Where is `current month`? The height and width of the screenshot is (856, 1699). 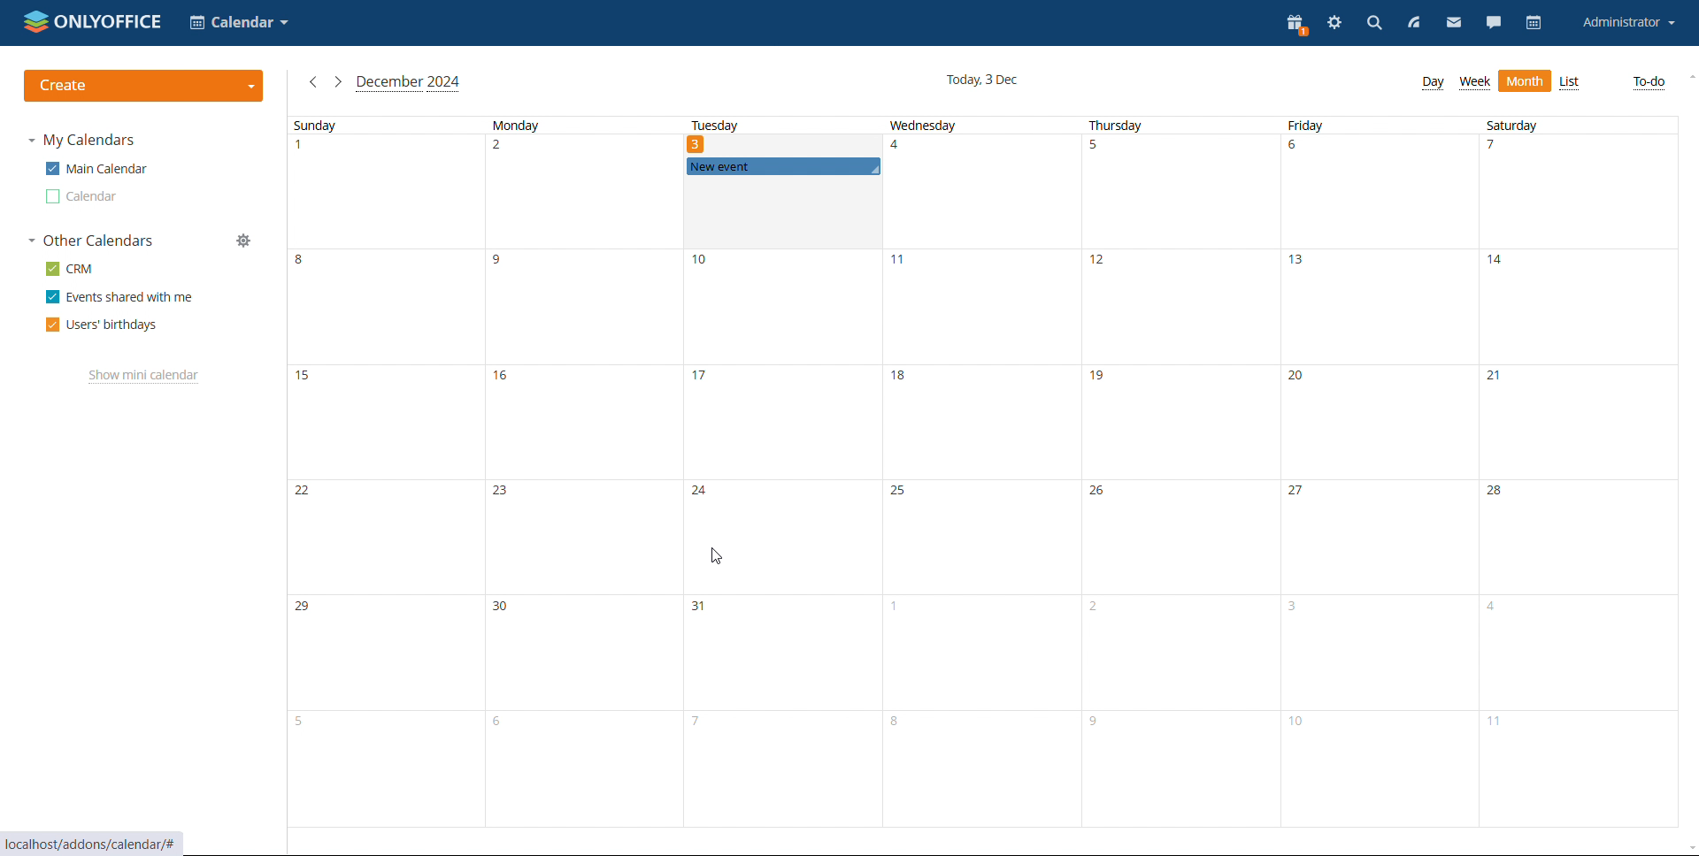 current month is located at coordinates (408, 84).